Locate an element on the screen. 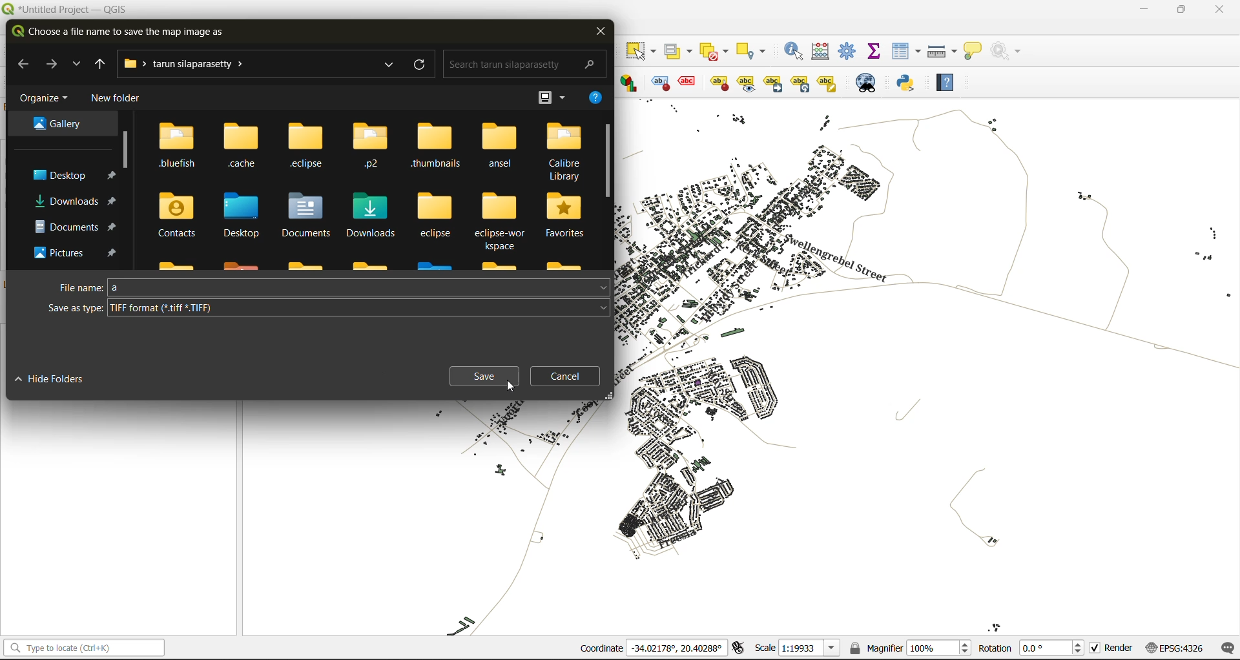 Image resolution: width=1240 pixels, height=660 pixels. identify features is located at coordinates (795, 50).